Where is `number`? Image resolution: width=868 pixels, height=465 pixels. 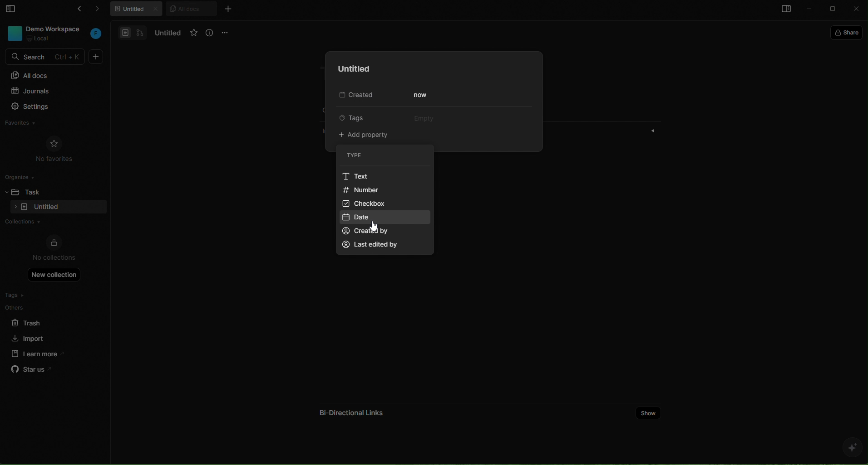 number is located at coordinates (360, 189).